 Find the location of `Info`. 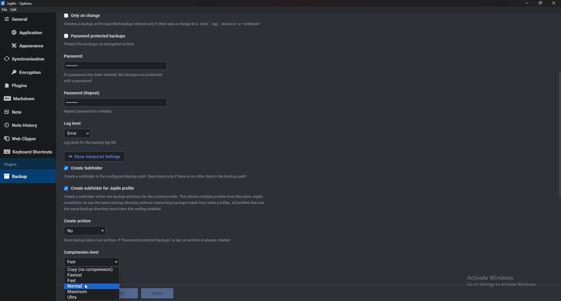

Info is located at coordinates (150, 240).